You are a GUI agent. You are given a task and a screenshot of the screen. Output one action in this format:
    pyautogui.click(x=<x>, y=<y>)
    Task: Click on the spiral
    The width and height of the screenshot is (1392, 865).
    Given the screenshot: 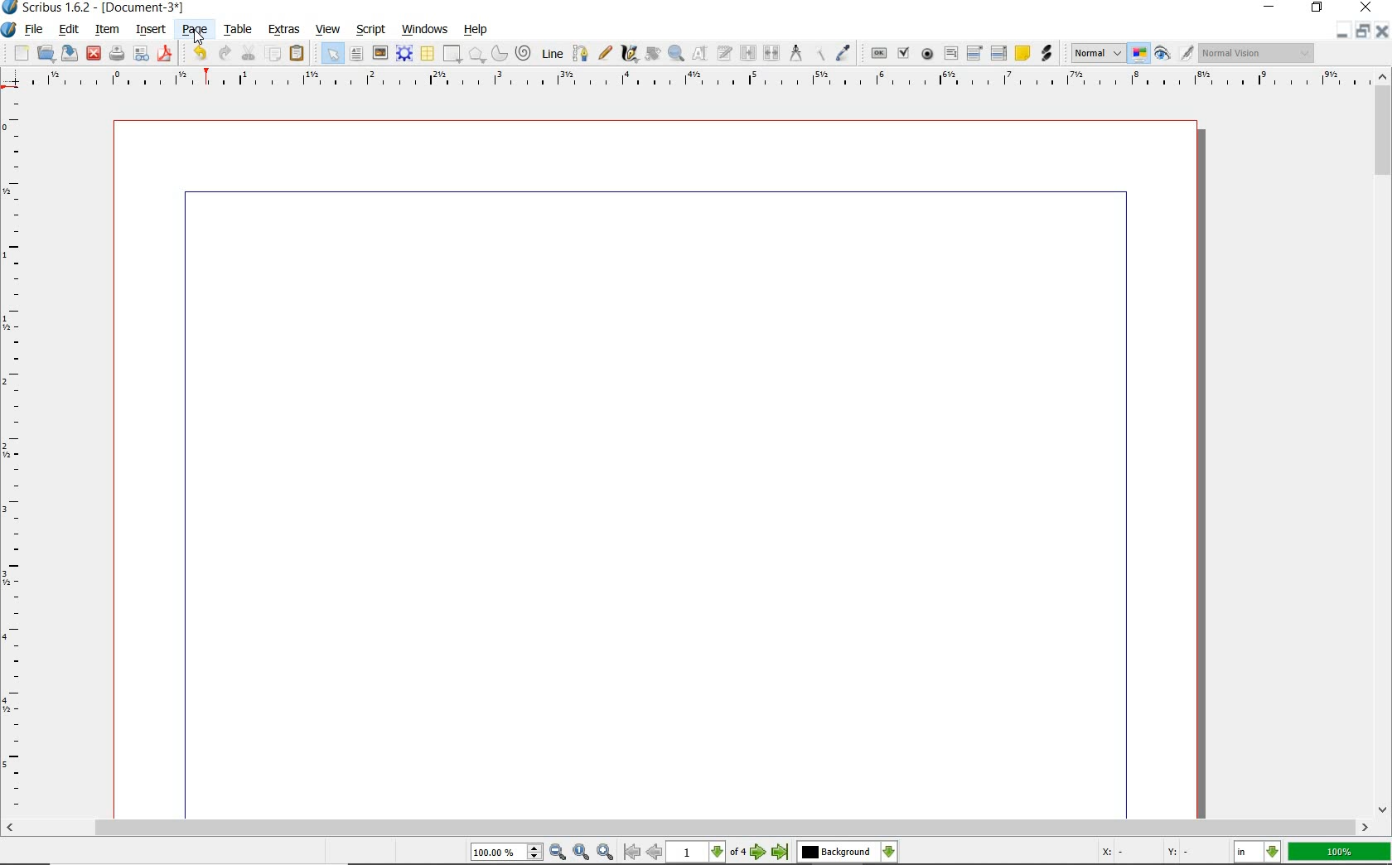 What is the action you would take?
    pyautogui.click(x=523, y=51)
    